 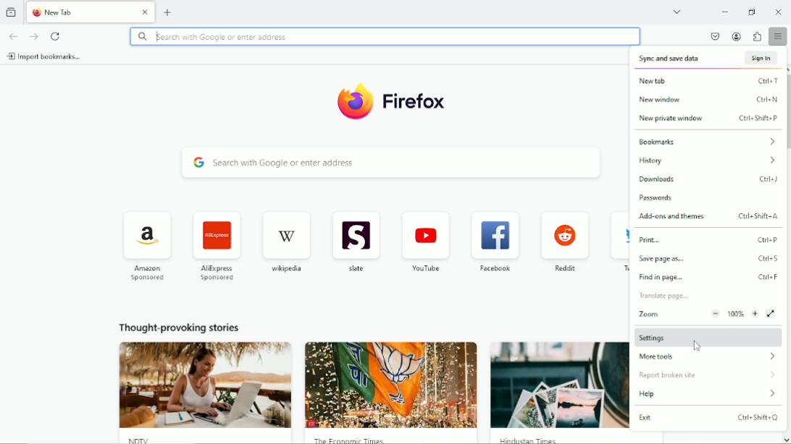 I want to click on passwords, so click(x=656, y=197).